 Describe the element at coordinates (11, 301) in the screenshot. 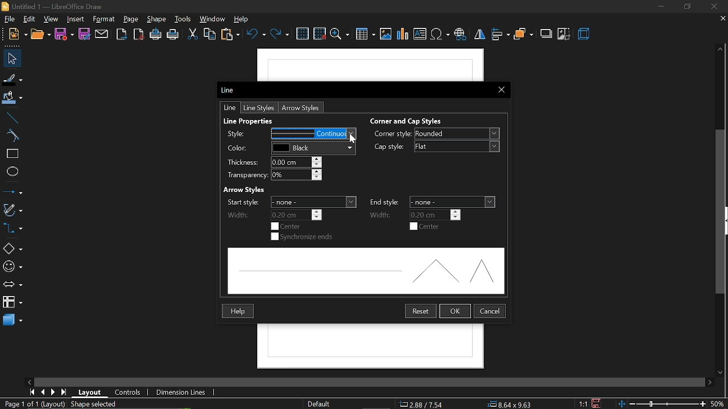

I see `flowchart` at that location.